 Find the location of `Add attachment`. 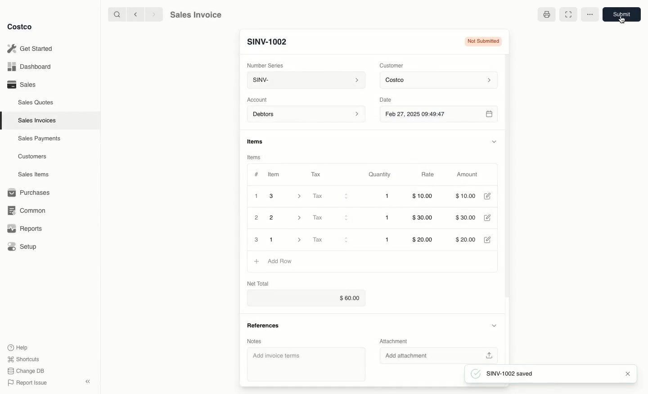

Add attachment is located at coordinates (438, 355).